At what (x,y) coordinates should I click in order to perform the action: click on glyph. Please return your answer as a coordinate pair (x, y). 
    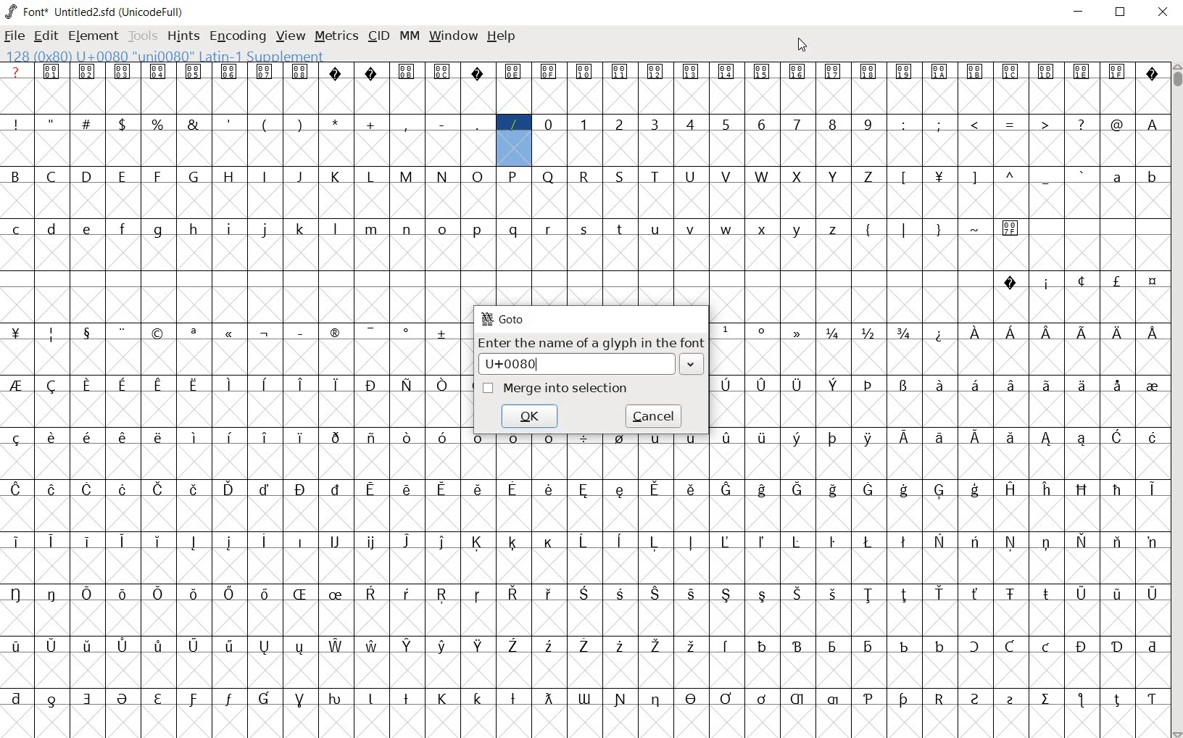
    Looking at the image, I should click on (16, 124).